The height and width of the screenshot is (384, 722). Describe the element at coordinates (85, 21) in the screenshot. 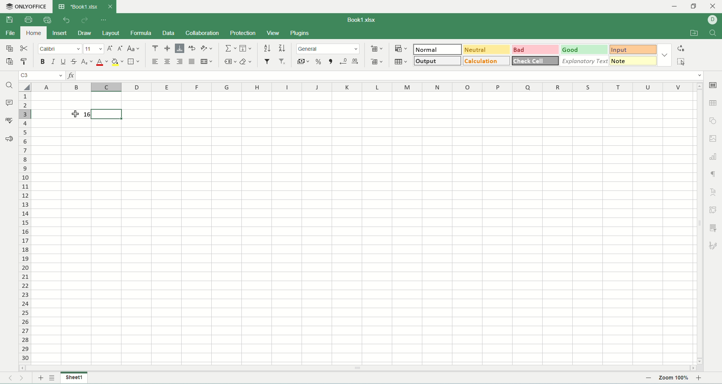

I see `redo` at that location.